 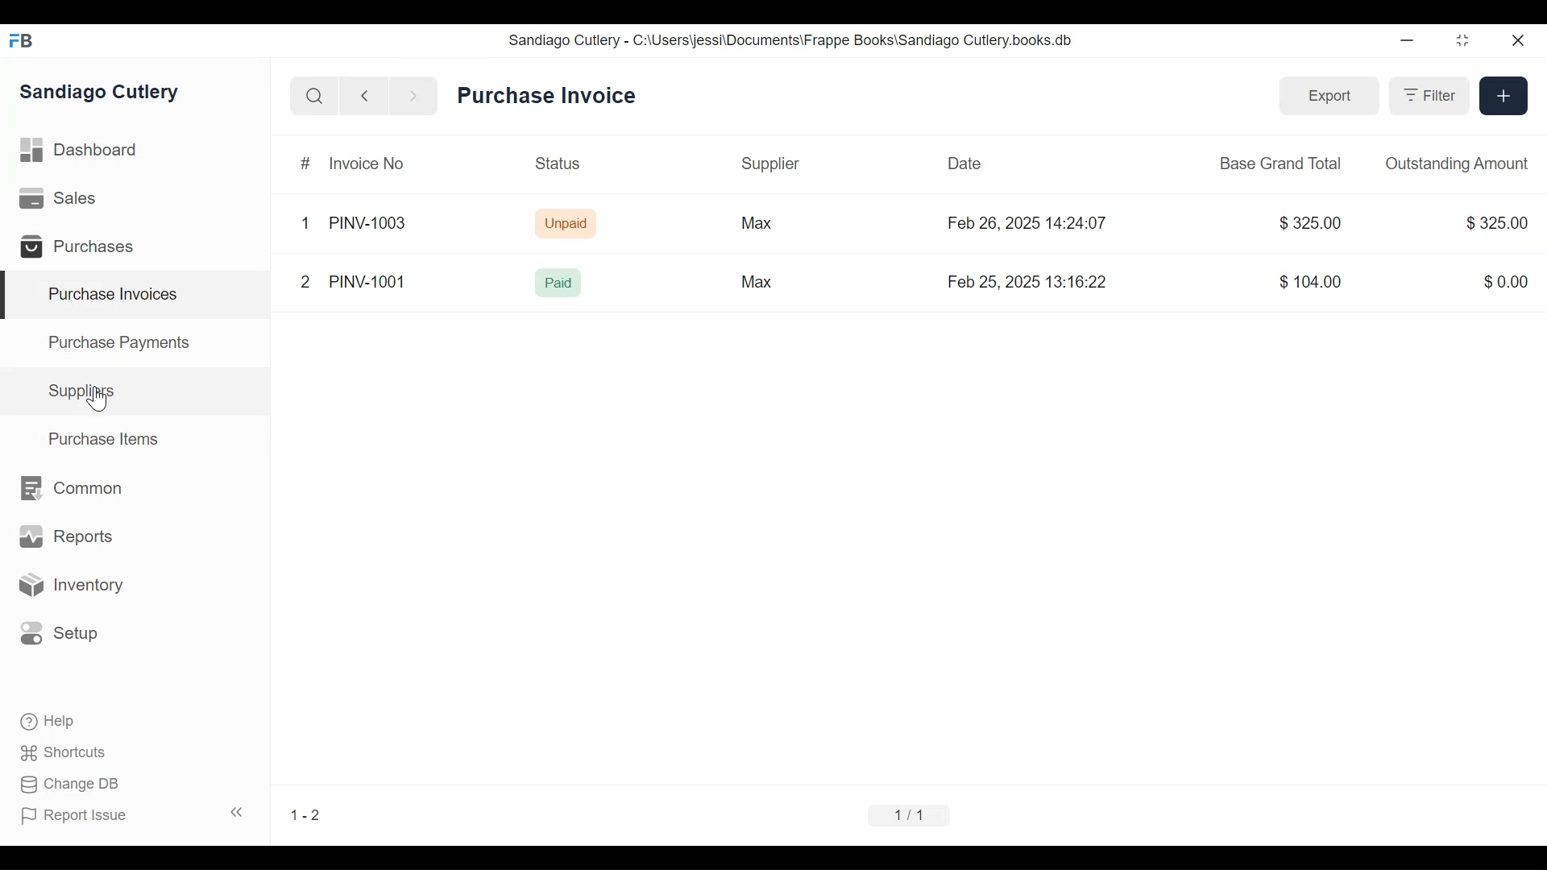 What do you see at coordinates (78, 586) in the screenshot?
I see `Inventory` at bounding box center [78, 586].